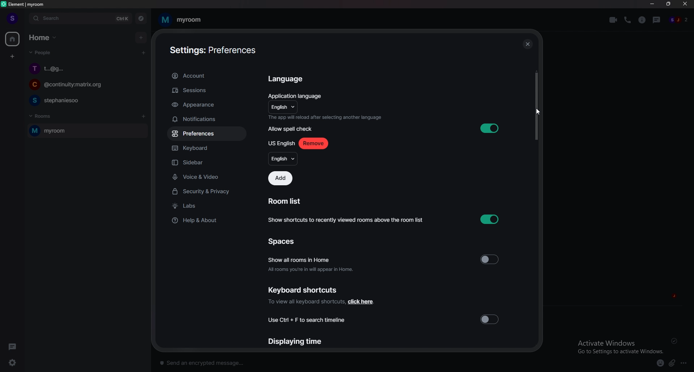 The height and width of the screenshot is (372, 694). What do you see at coordinates (292, 129) in the screenshot?
I see `allow spell check` at bounding box center [292, 129].